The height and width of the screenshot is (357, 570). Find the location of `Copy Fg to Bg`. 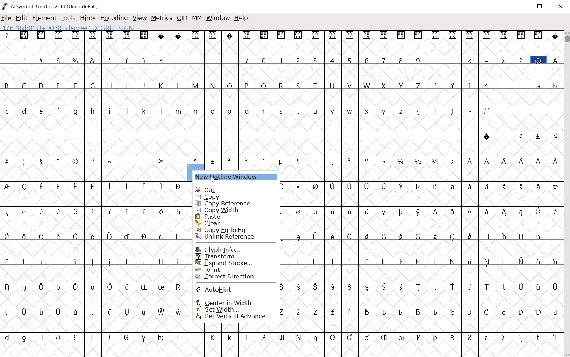

Copy Fg to Bg is located at coordinates (234, 230).